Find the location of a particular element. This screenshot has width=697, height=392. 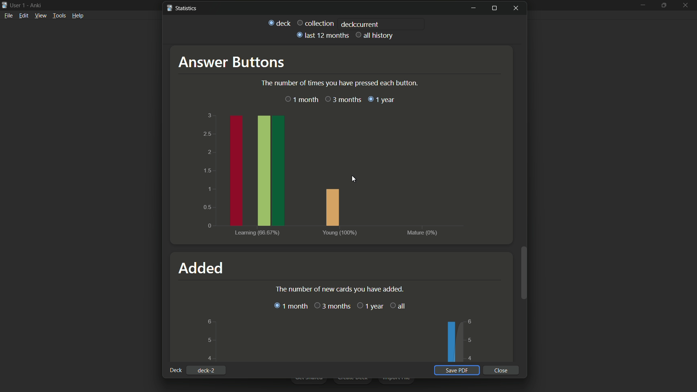

Tools is located at coordinates (60, 17).